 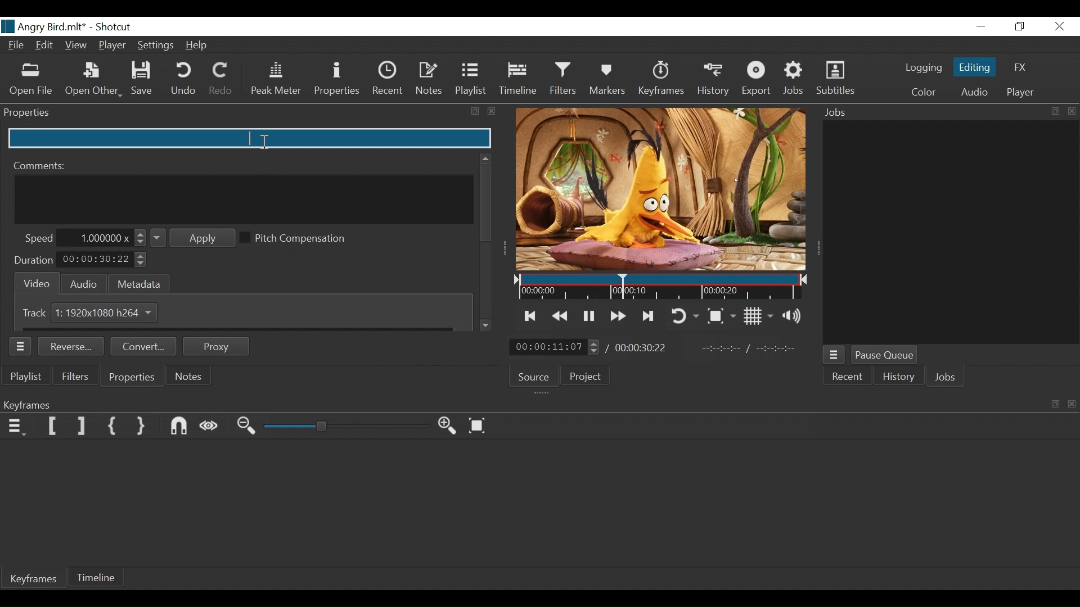 I want to click on Size, so click(x=106, y=312).